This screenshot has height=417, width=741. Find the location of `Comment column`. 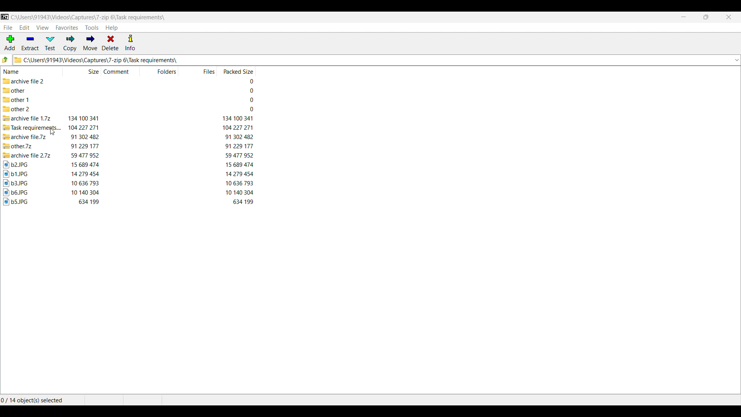

Comment column is located at coordinates (121, 71).